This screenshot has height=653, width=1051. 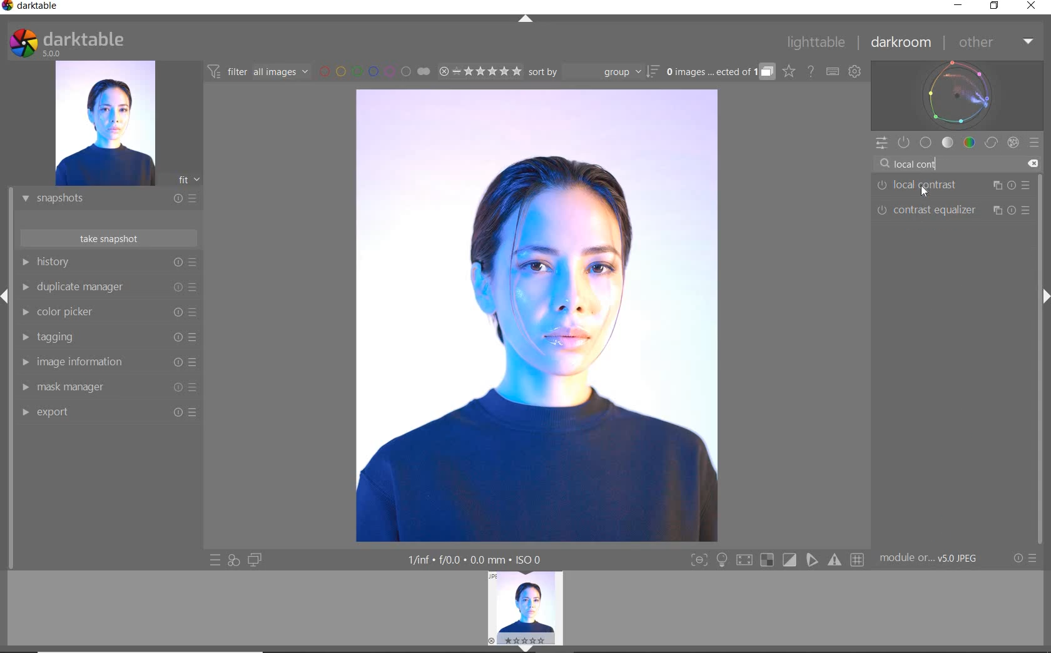 What do you see at coordinates (970, 142) in the screenshot?
I see `COLOR` at bounding box center [970, 142].